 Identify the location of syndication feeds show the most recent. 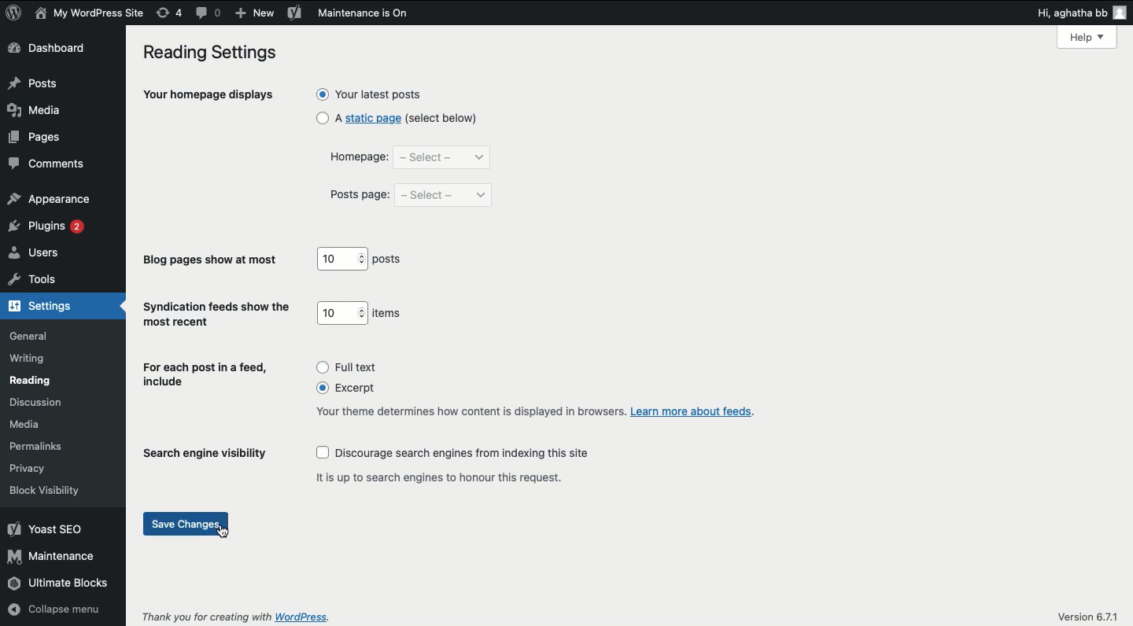
(219, 315).